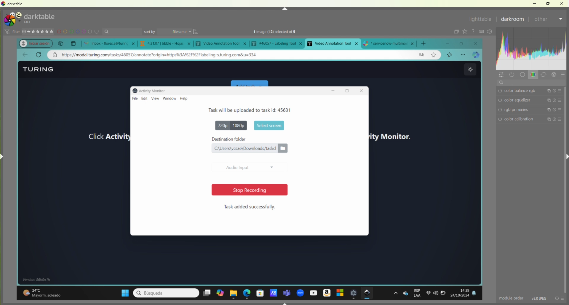 This screenshot has height=305, width=569. What do you see at coordinates (167, 44) in the screenshot?
I see `tab` at bounding box center [167, 44].